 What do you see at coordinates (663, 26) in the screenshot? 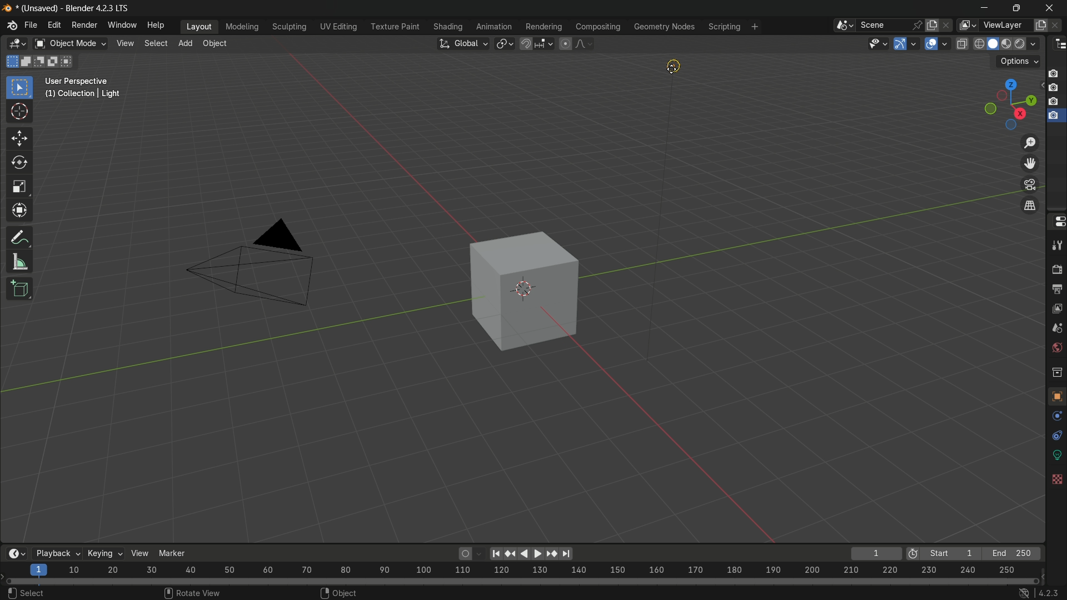
I see `geometry nodes menu` at bounding box center [663, 26].